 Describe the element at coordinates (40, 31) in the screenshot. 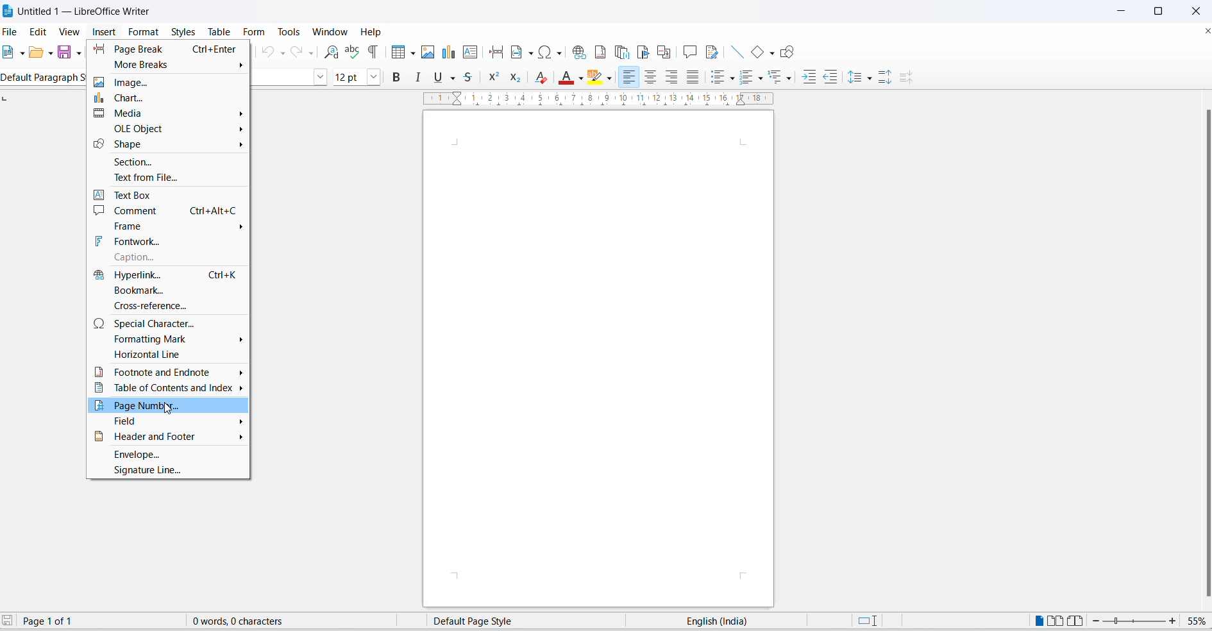

I see `edit` at that location.